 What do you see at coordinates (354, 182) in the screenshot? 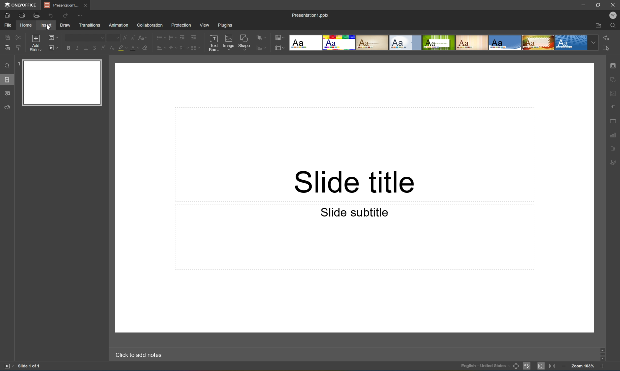
I see `Slide title` at bounding box center [354, 182].